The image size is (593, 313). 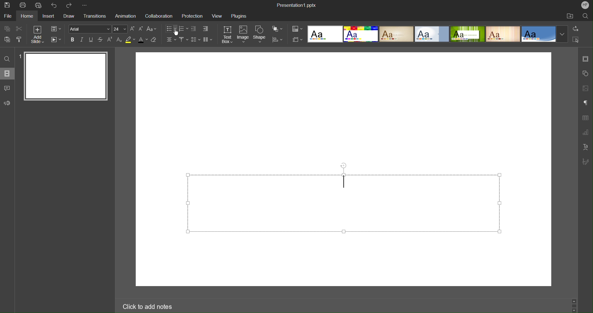 What do you see at coordinates (151, 29) in the screenshot?
I see `Change Case` at bounding box center [151, 29].